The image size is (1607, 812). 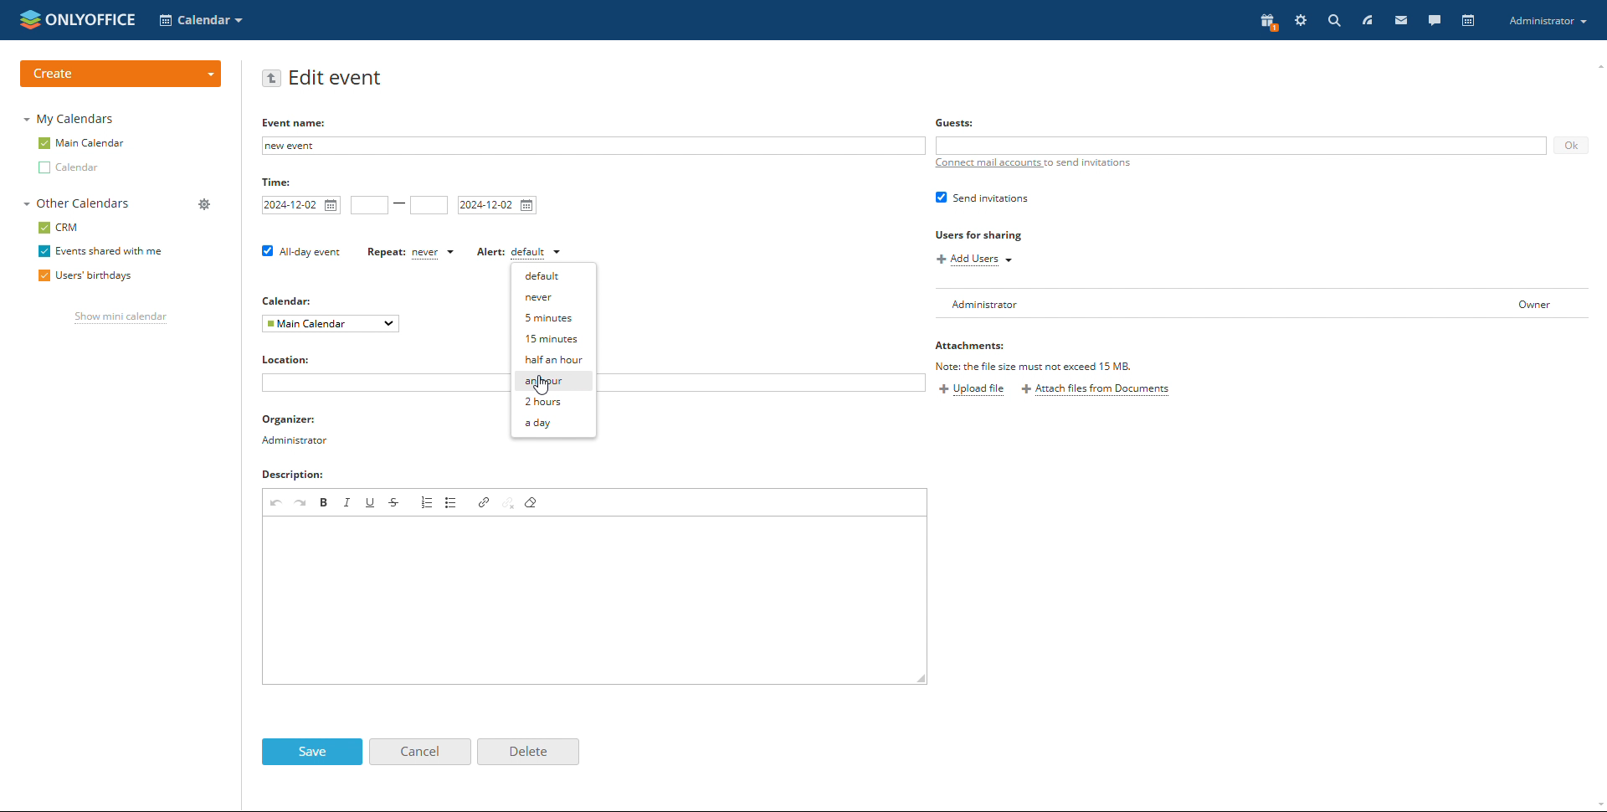 I want to click on time:, so click(x=282, y=182).